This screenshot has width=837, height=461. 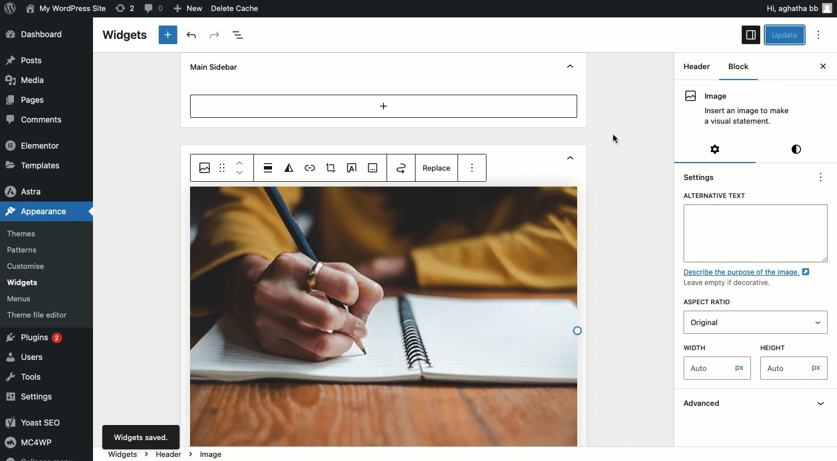 I want to click on Pages, so click(x=27, y=100).